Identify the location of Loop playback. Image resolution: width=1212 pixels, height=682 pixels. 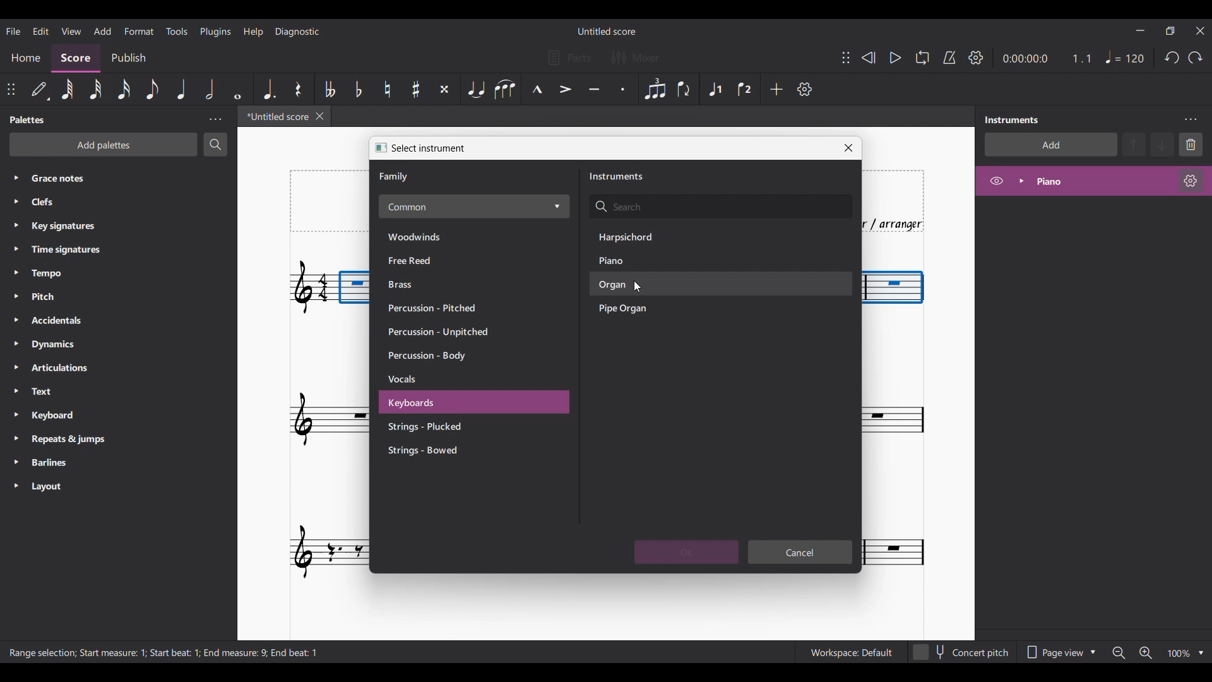
(922, 57).